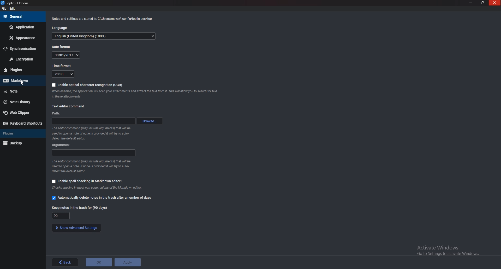  I want to click on Plugins, so click(21, 70).